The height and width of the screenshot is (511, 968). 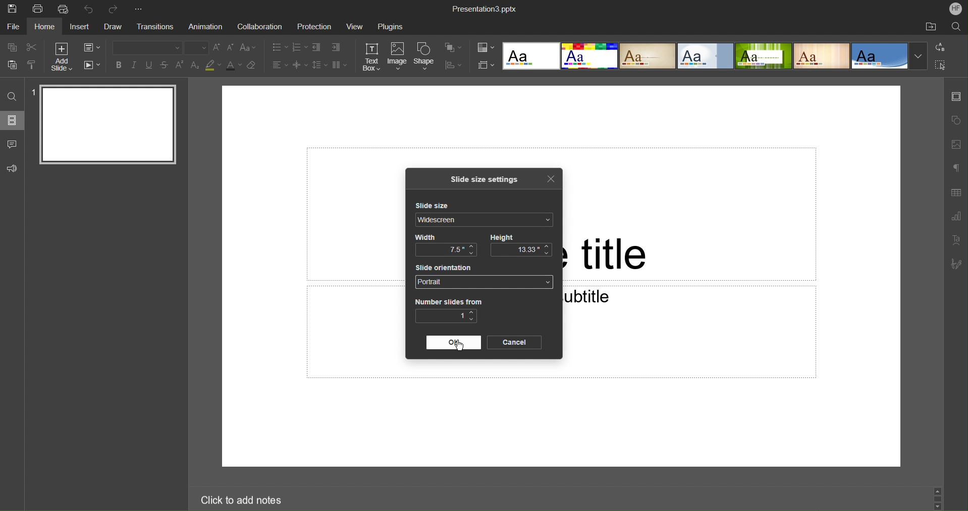 What do you see at coordinates (135, 66) in the screenshot?
I see `Italics` at bounding box center [135, 66].